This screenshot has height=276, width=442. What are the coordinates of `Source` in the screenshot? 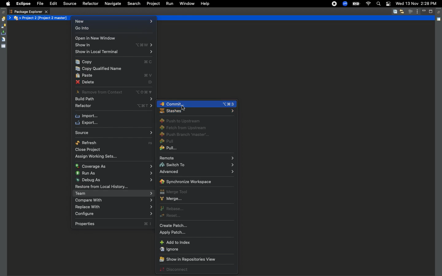 It's located at (69, 4).